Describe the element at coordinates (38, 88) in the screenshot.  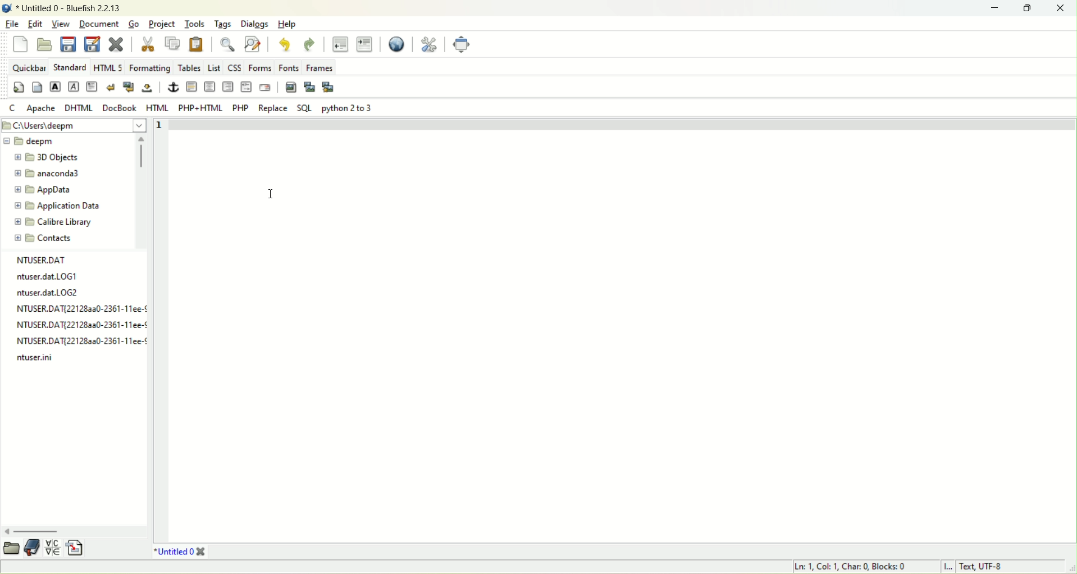
I see `body` at that location.